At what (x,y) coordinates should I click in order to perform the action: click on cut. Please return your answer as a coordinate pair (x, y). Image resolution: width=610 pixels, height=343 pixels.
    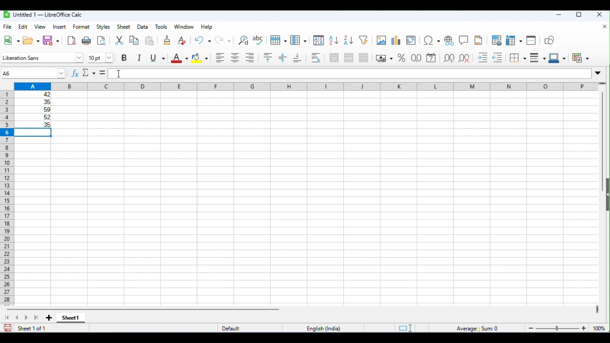
    Looking at the image, I should click on (120, 41).